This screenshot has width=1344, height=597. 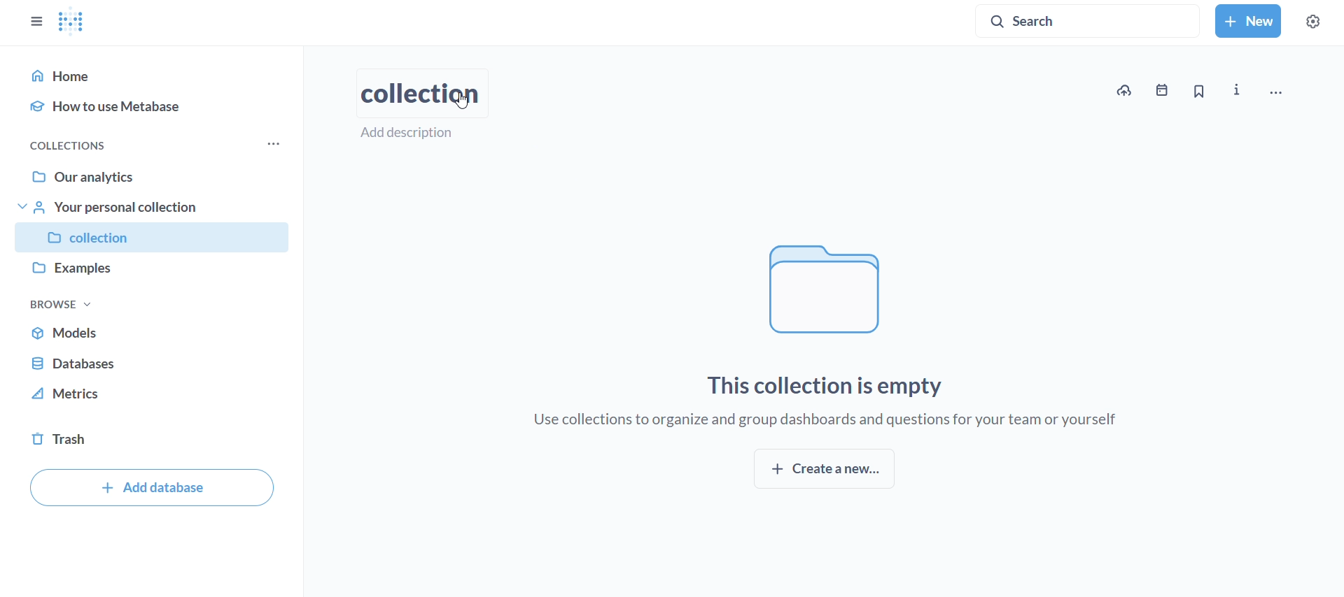 What do you see at coordinates (153, 106) in the screenshot?
I see `how to use metabase` at bounding box center [153, 106].